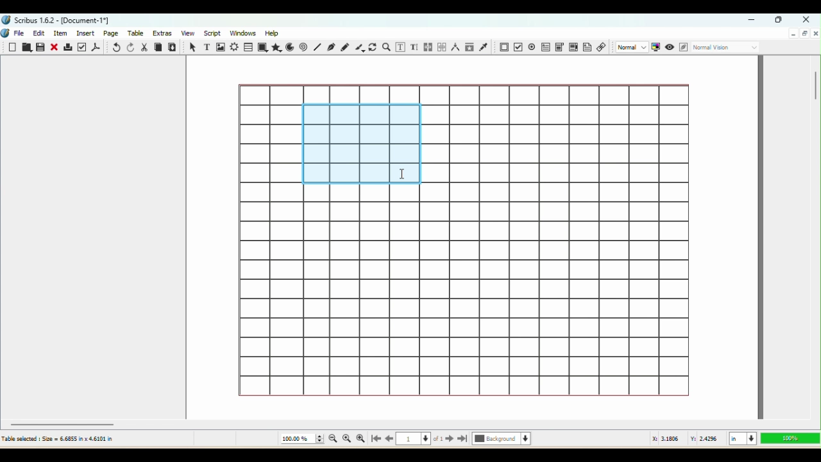 The image size is (821, 462). What do you see at coordinates (115, 47) in the screenshot?
I see `Undo` at bounding box center [115, 47].